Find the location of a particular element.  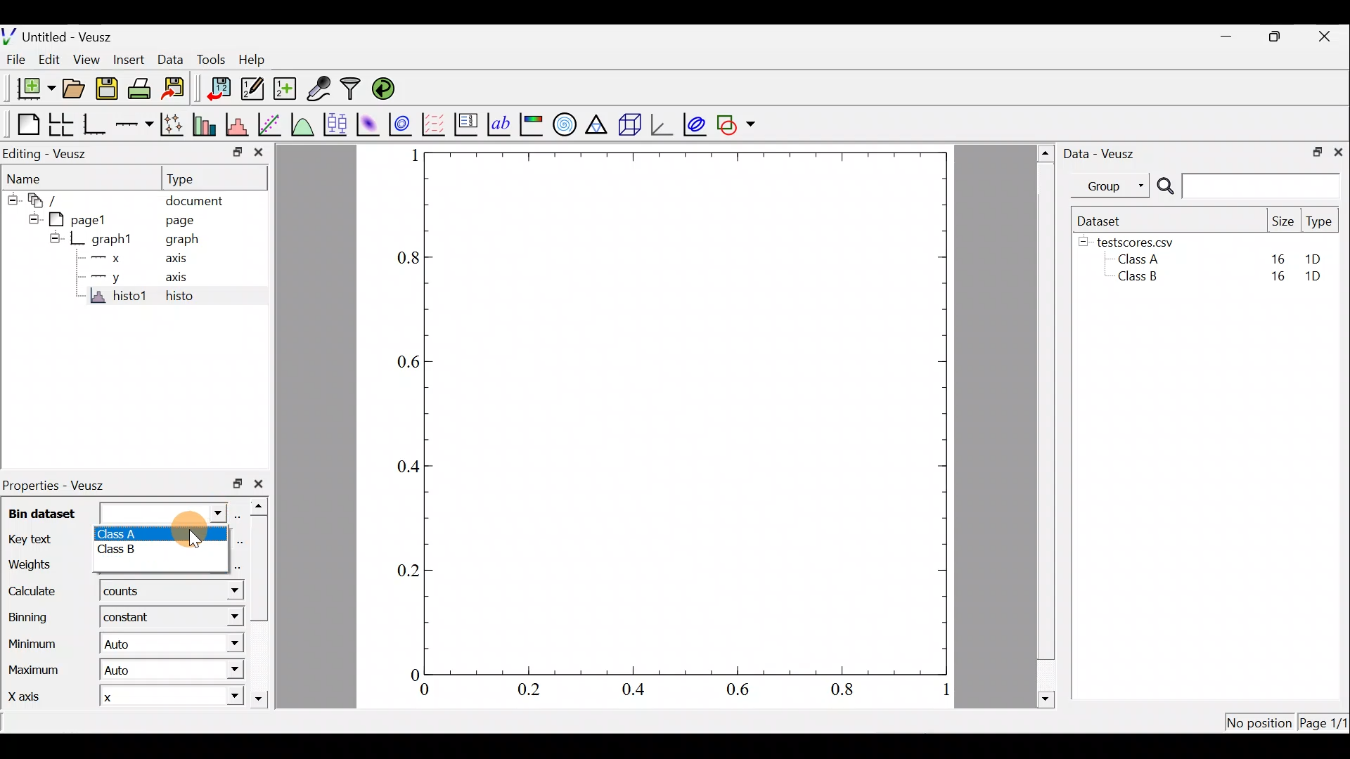

3d graph is located at coordinates (663, 125).